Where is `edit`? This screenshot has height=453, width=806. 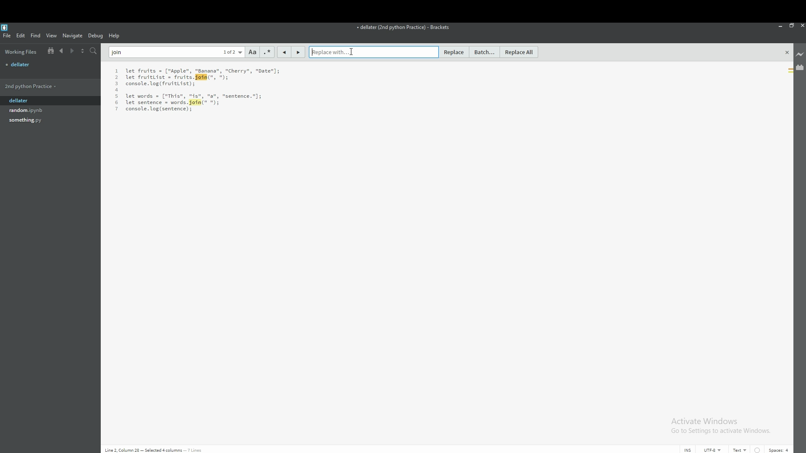 edit is located at coordinates (21, 35).